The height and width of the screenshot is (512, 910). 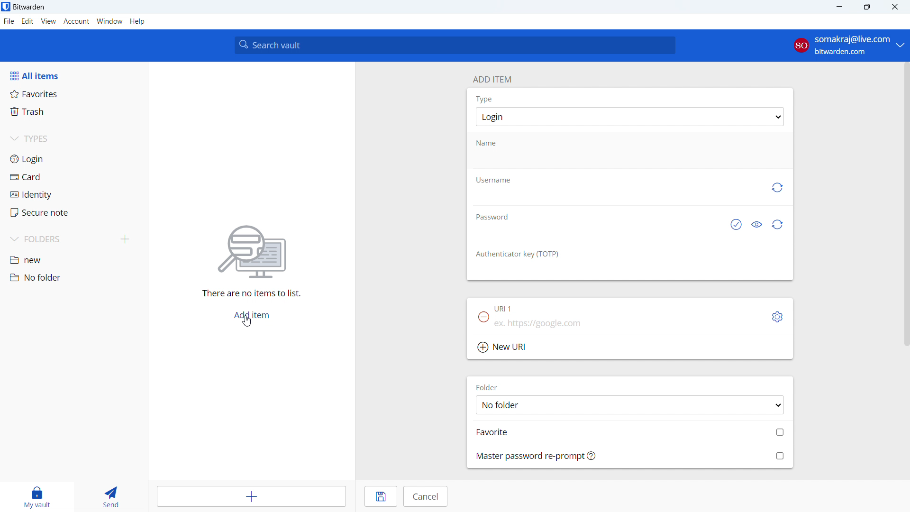 What do you see at coordinates (73, 195) in the screenshot?
I see `identity` at bounding box center [73, 195].